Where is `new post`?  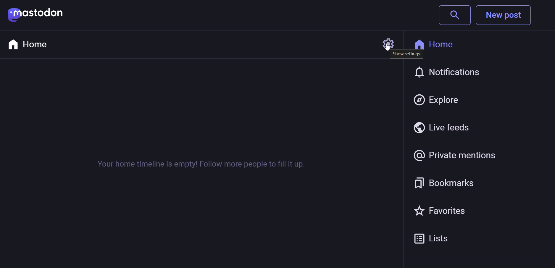 new post is located at coordinates (506, 16).